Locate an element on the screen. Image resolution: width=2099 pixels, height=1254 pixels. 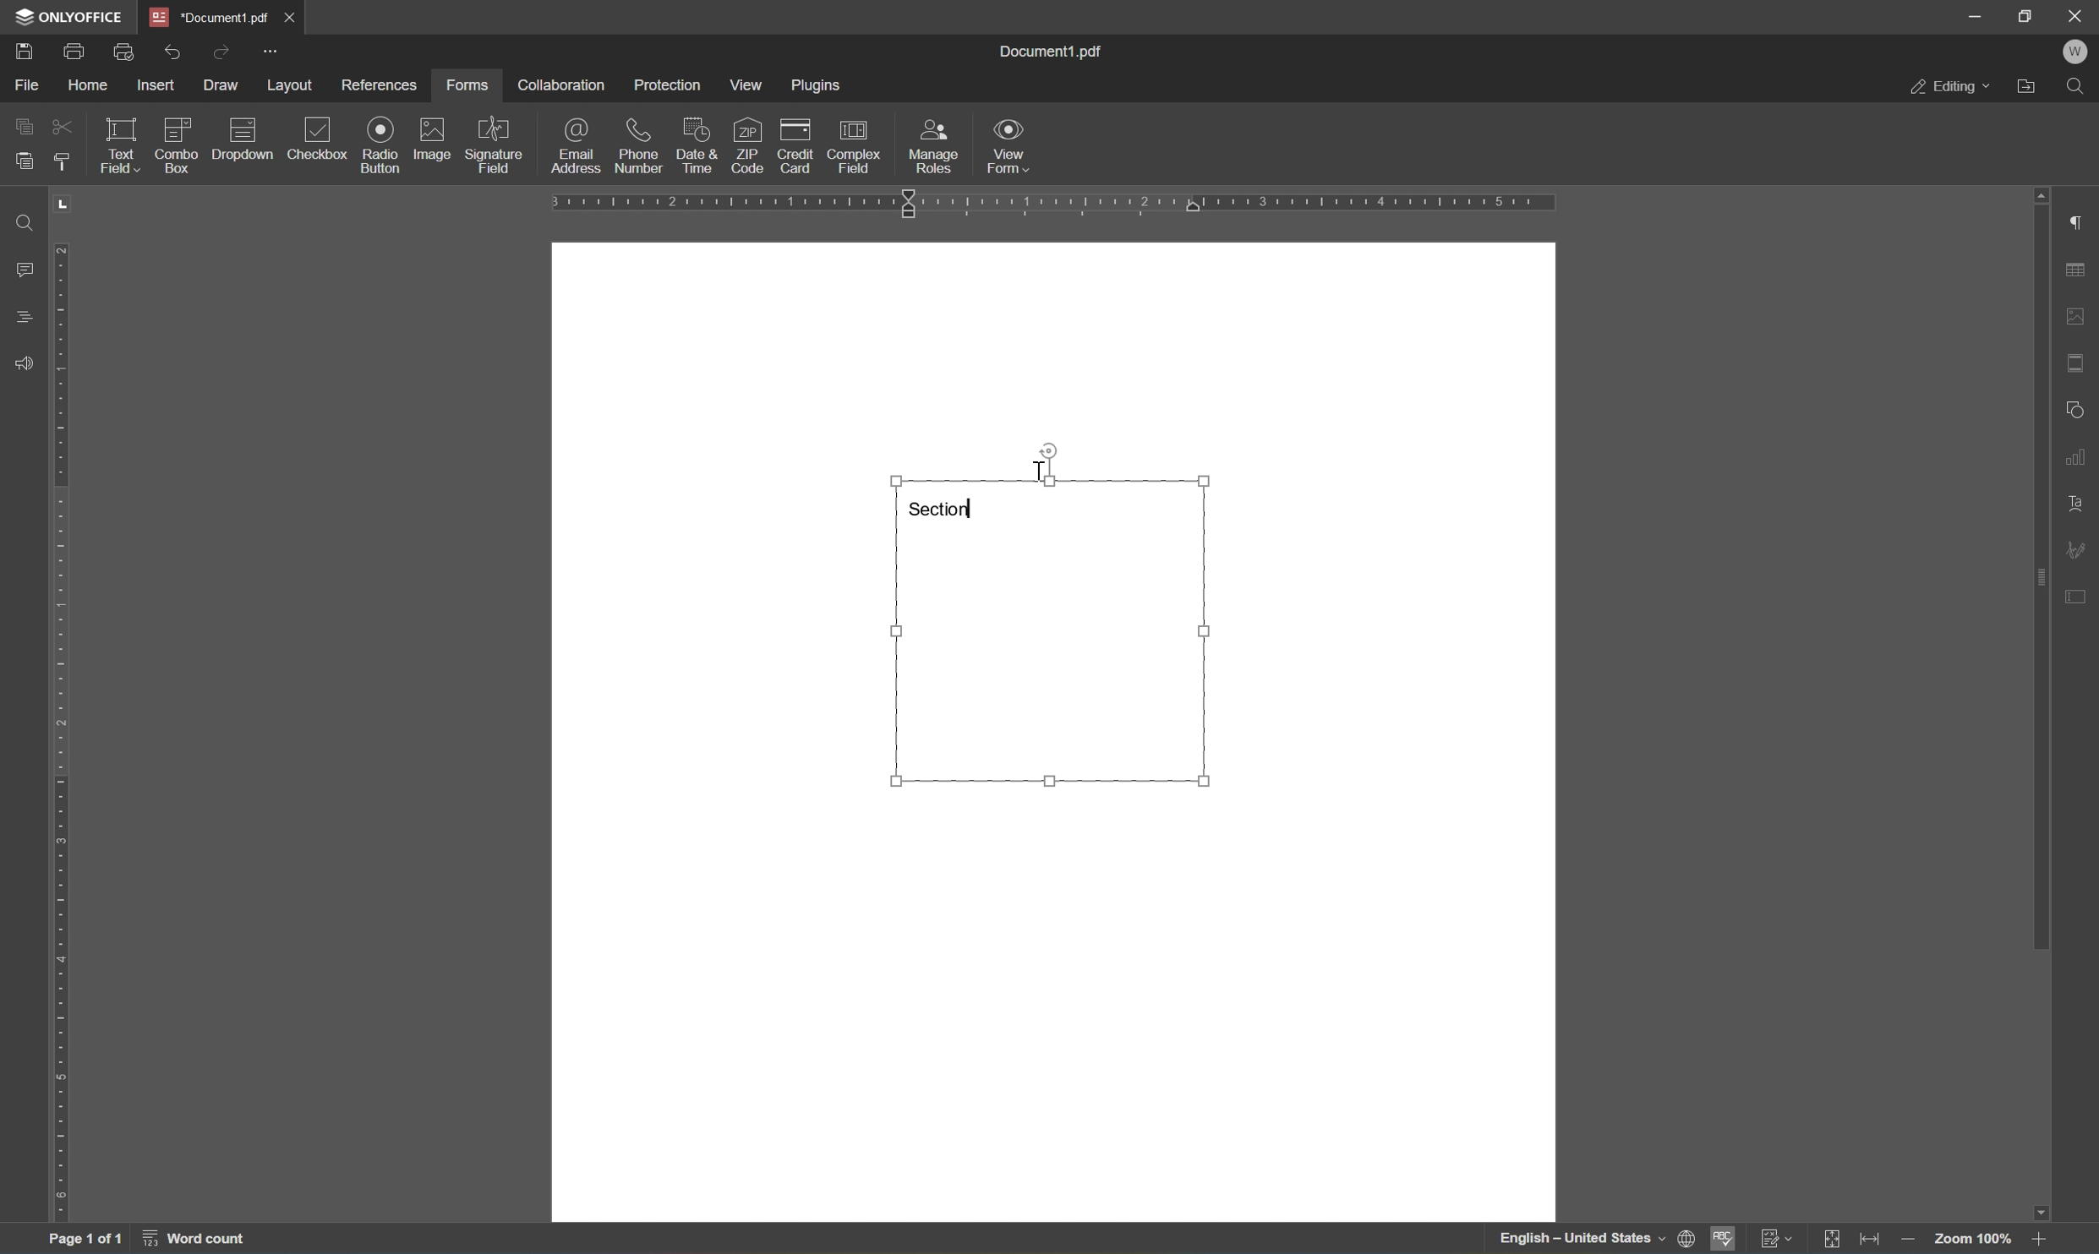
document.pdf is located at coordinates (1059, 51).